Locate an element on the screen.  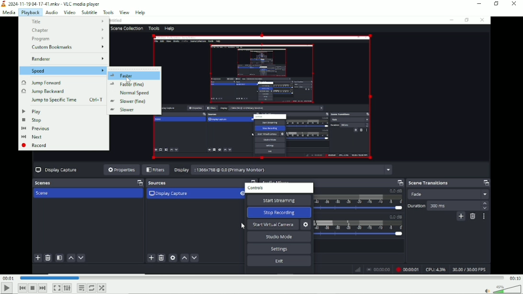
speed  is located at coordinates (63, 70).